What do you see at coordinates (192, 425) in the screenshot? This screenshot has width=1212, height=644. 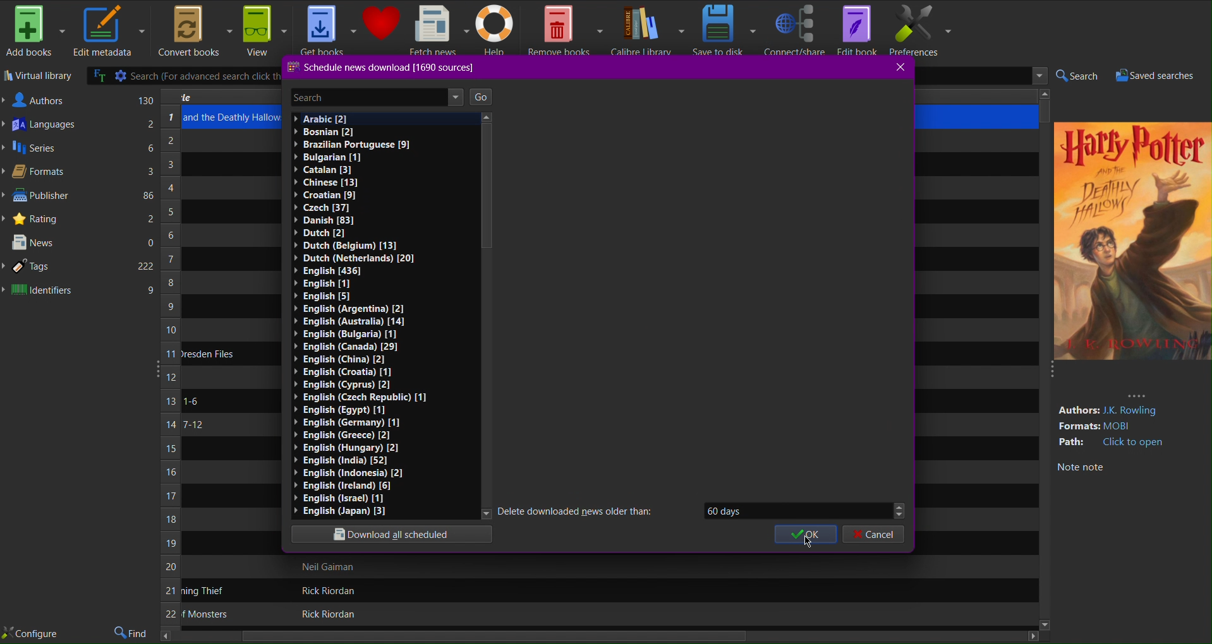 I see `7-12` at bounding box center [192, 425].